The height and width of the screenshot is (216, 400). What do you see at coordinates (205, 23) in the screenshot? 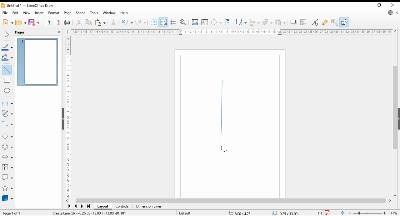
I see `insert textbox` at bounding box center [205, 23].